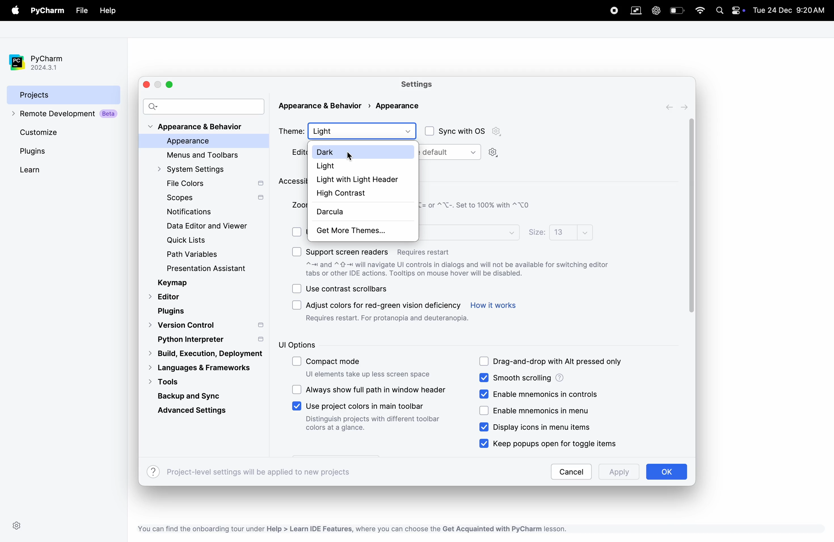 This screenshot has height=542, width=834. What do you see at coordinates (350, 157) in the screenshot?
I see `cursor` at bounding box center [350, 157].